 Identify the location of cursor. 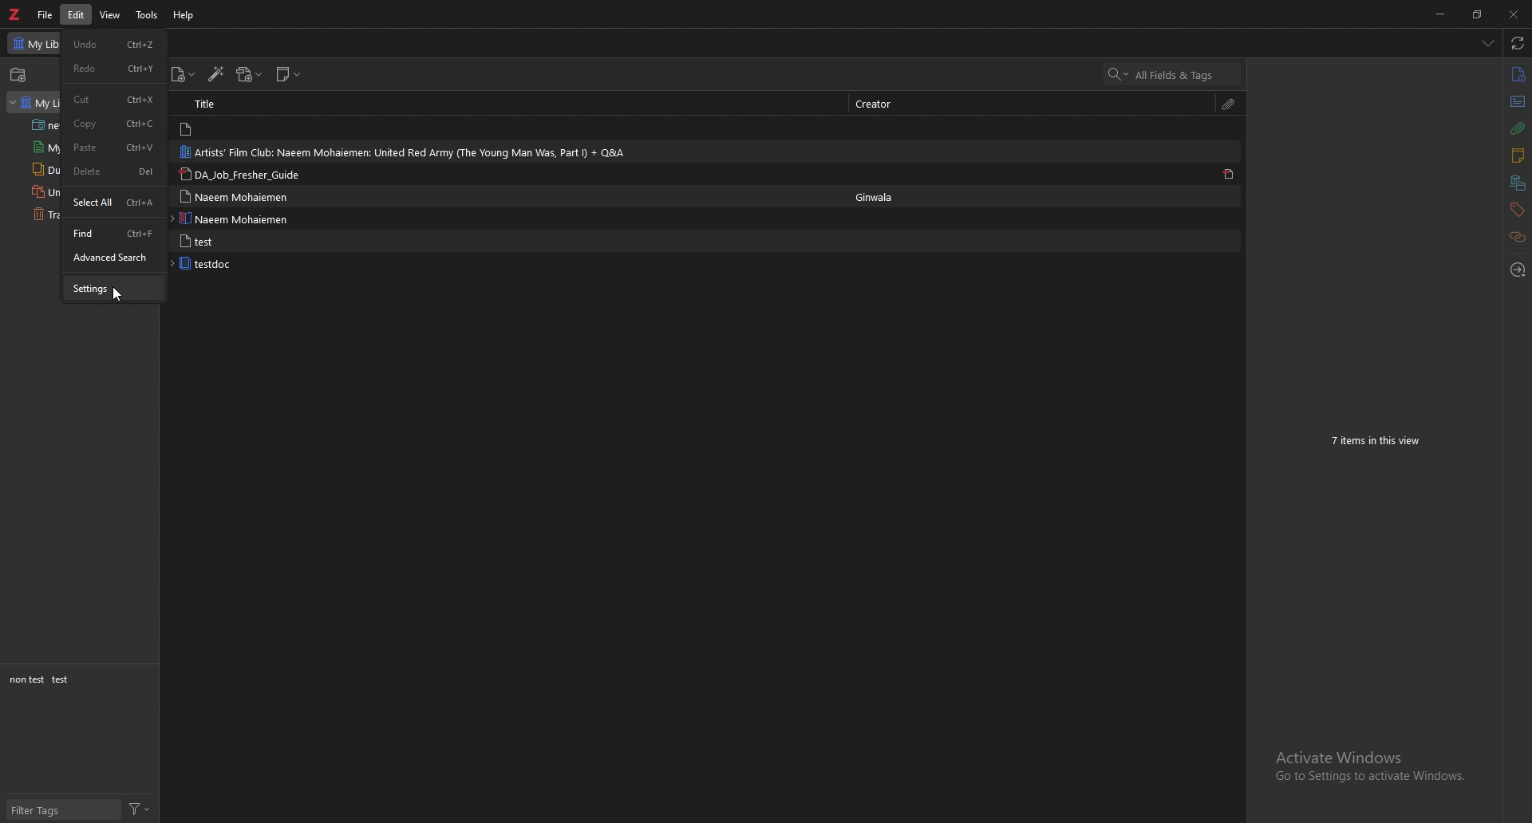
(118, 300).